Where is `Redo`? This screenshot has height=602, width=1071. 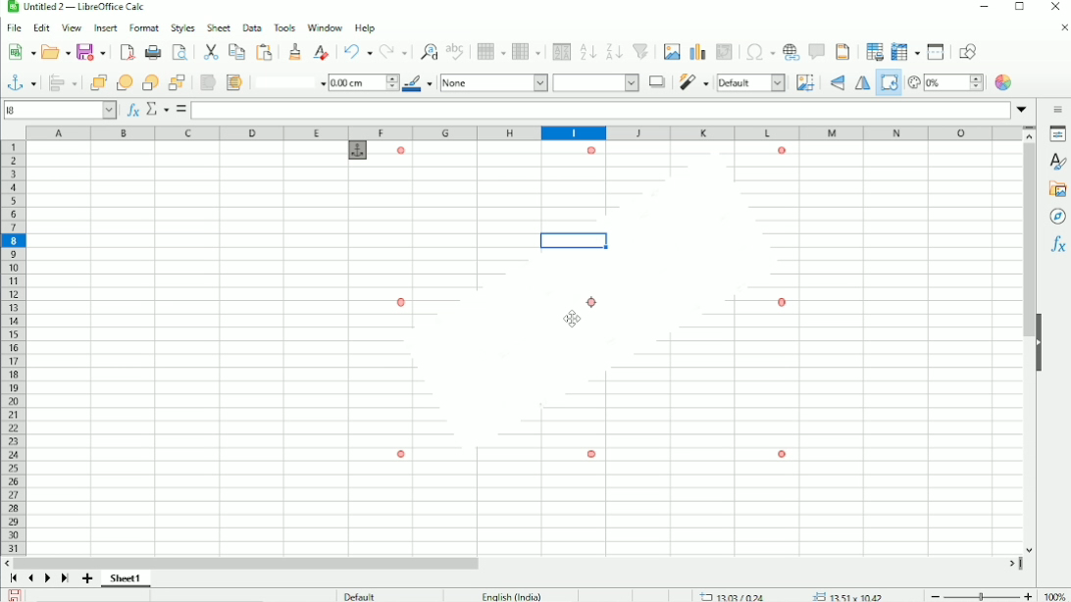
Redo is located at coordinates (393, 52).